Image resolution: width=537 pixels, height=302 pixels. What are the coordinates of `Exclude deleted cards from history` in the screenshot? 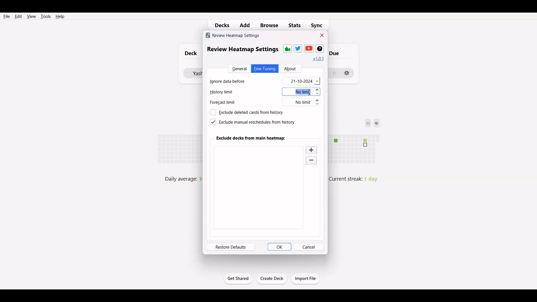 It's located at (246, 112).